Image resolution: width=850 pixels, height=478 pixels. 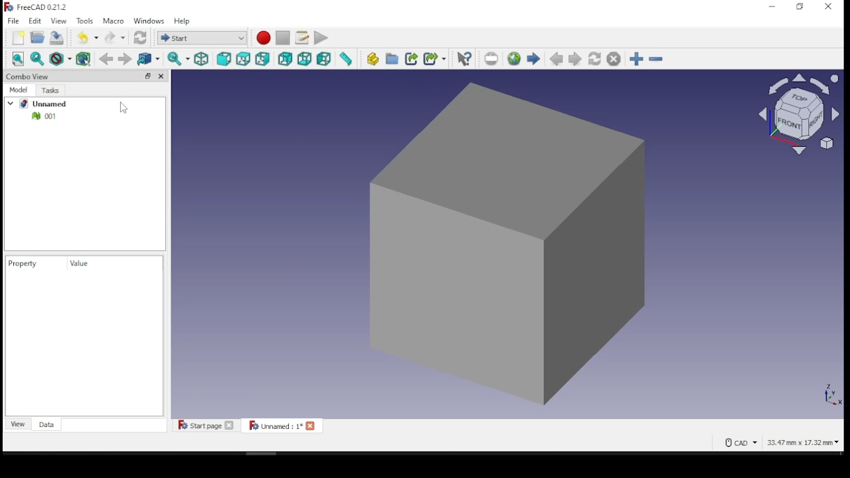 What do you see at coordinates (491, 58) in the screenshot?
I see `set URL` at bounding box center [491, 58].